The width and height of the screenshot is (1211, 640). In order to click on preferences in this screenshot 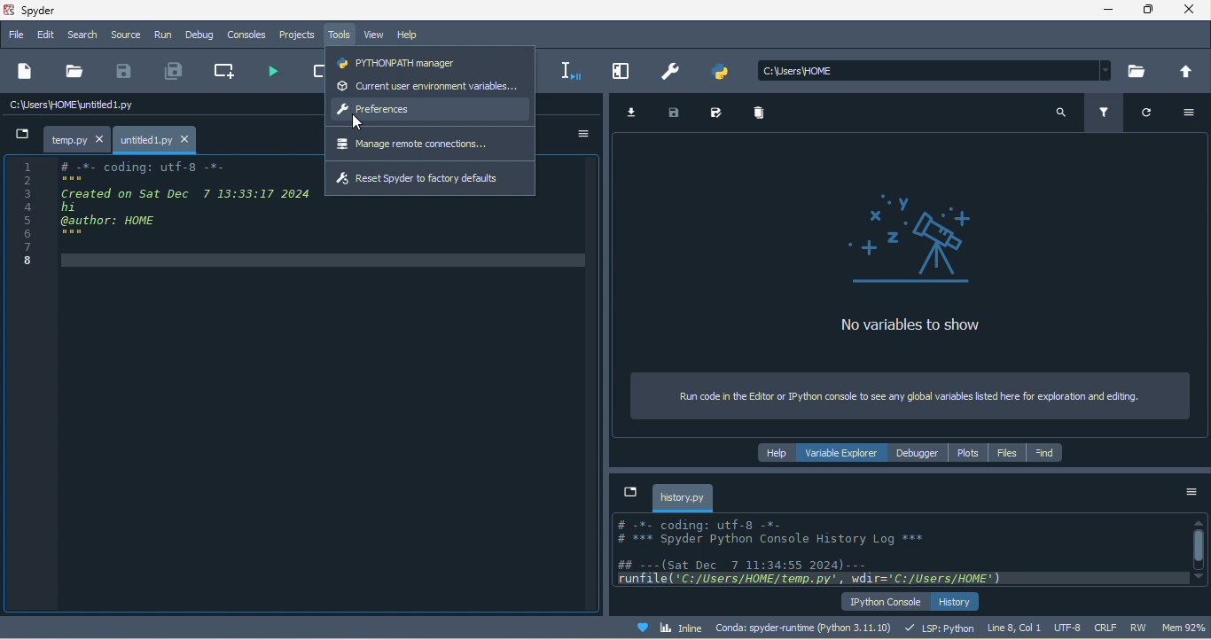, I will do `click(673, 74)`.